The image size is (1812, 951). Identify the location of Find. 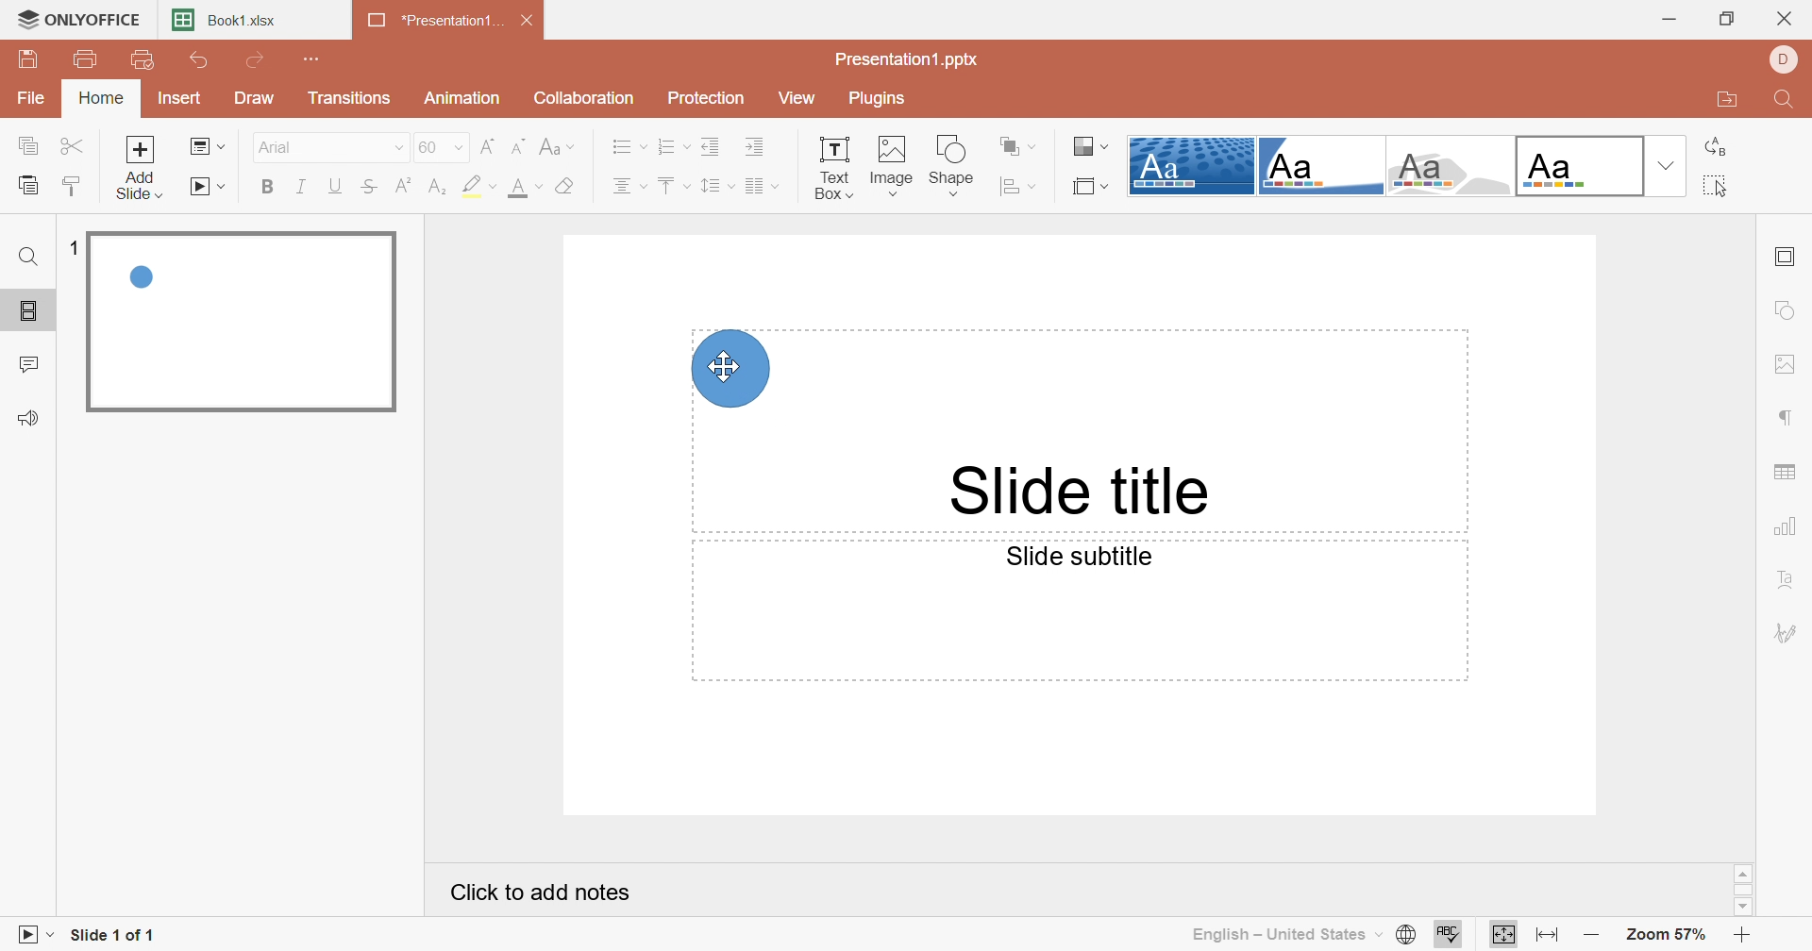
(29, 260).